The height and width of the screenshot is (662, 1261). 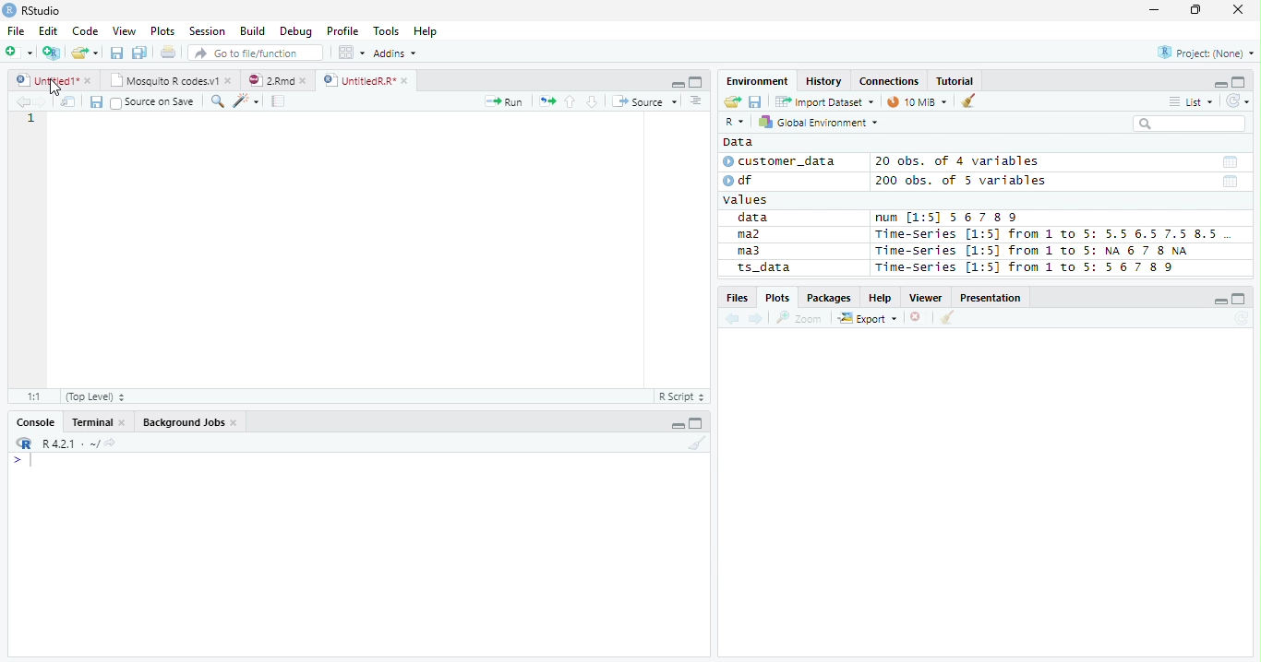 I want to click on File, so click(x=15, y=30).